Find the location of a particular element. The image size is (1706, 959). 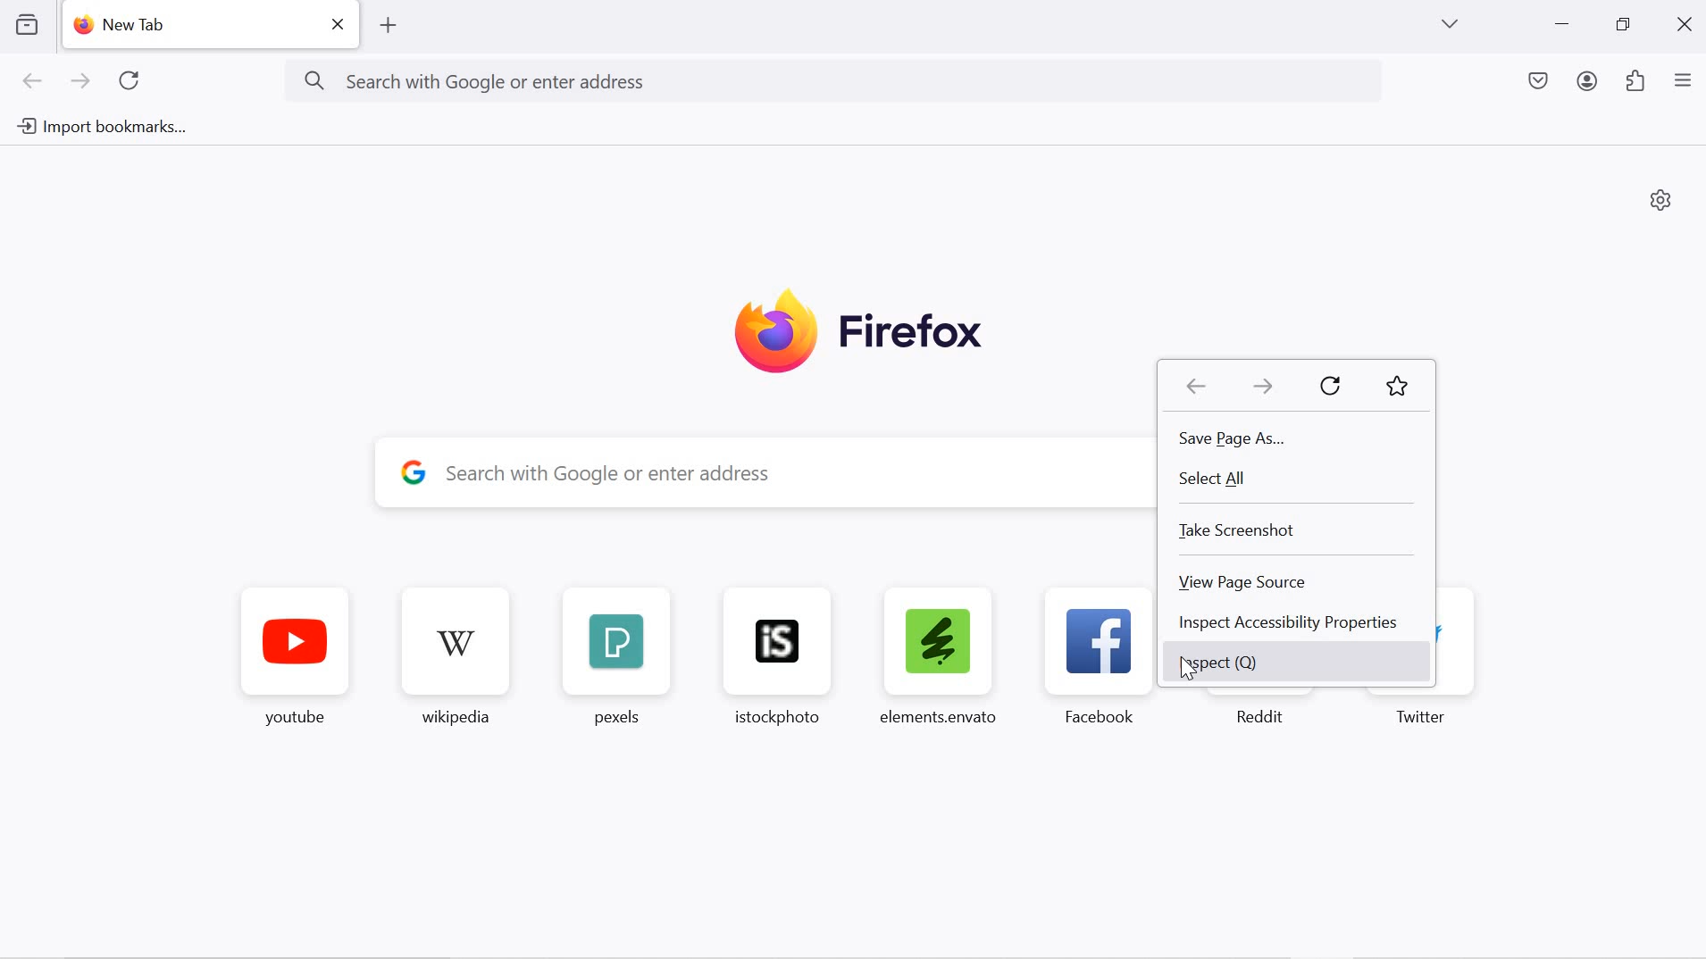

select all is located at coordinates (1297, 481).